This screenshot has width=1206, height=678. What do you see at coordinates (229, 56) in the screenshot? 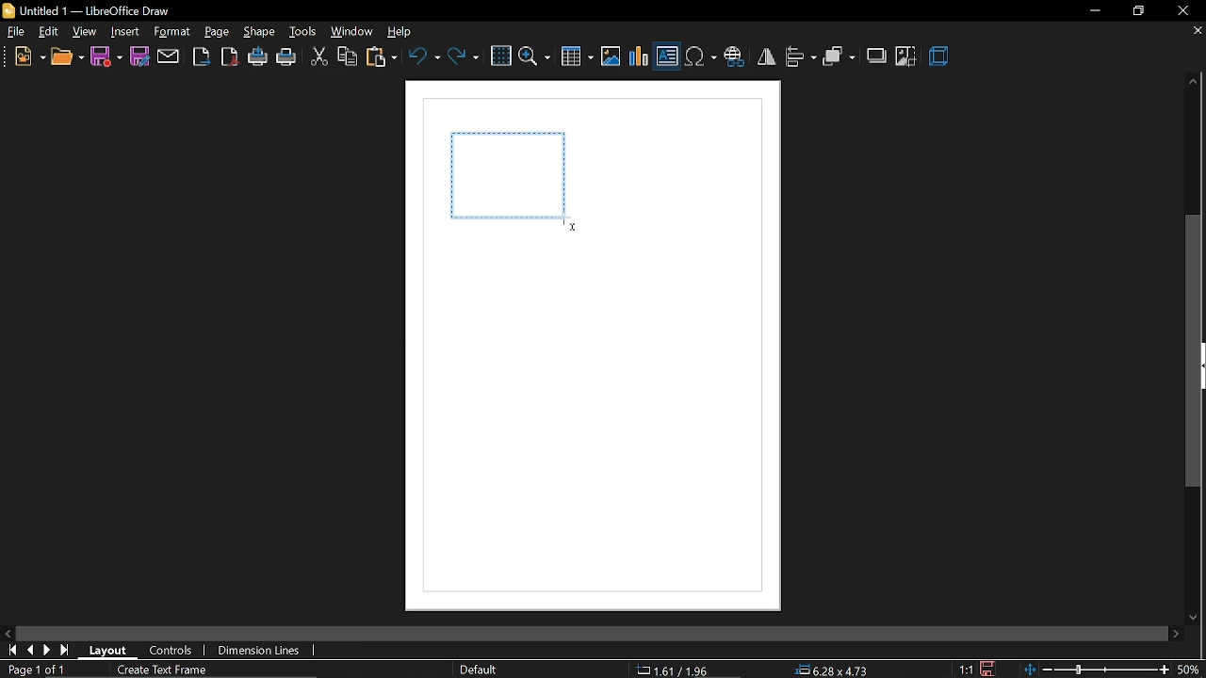
I see `export as pdf` at bounding box center [229, 56].